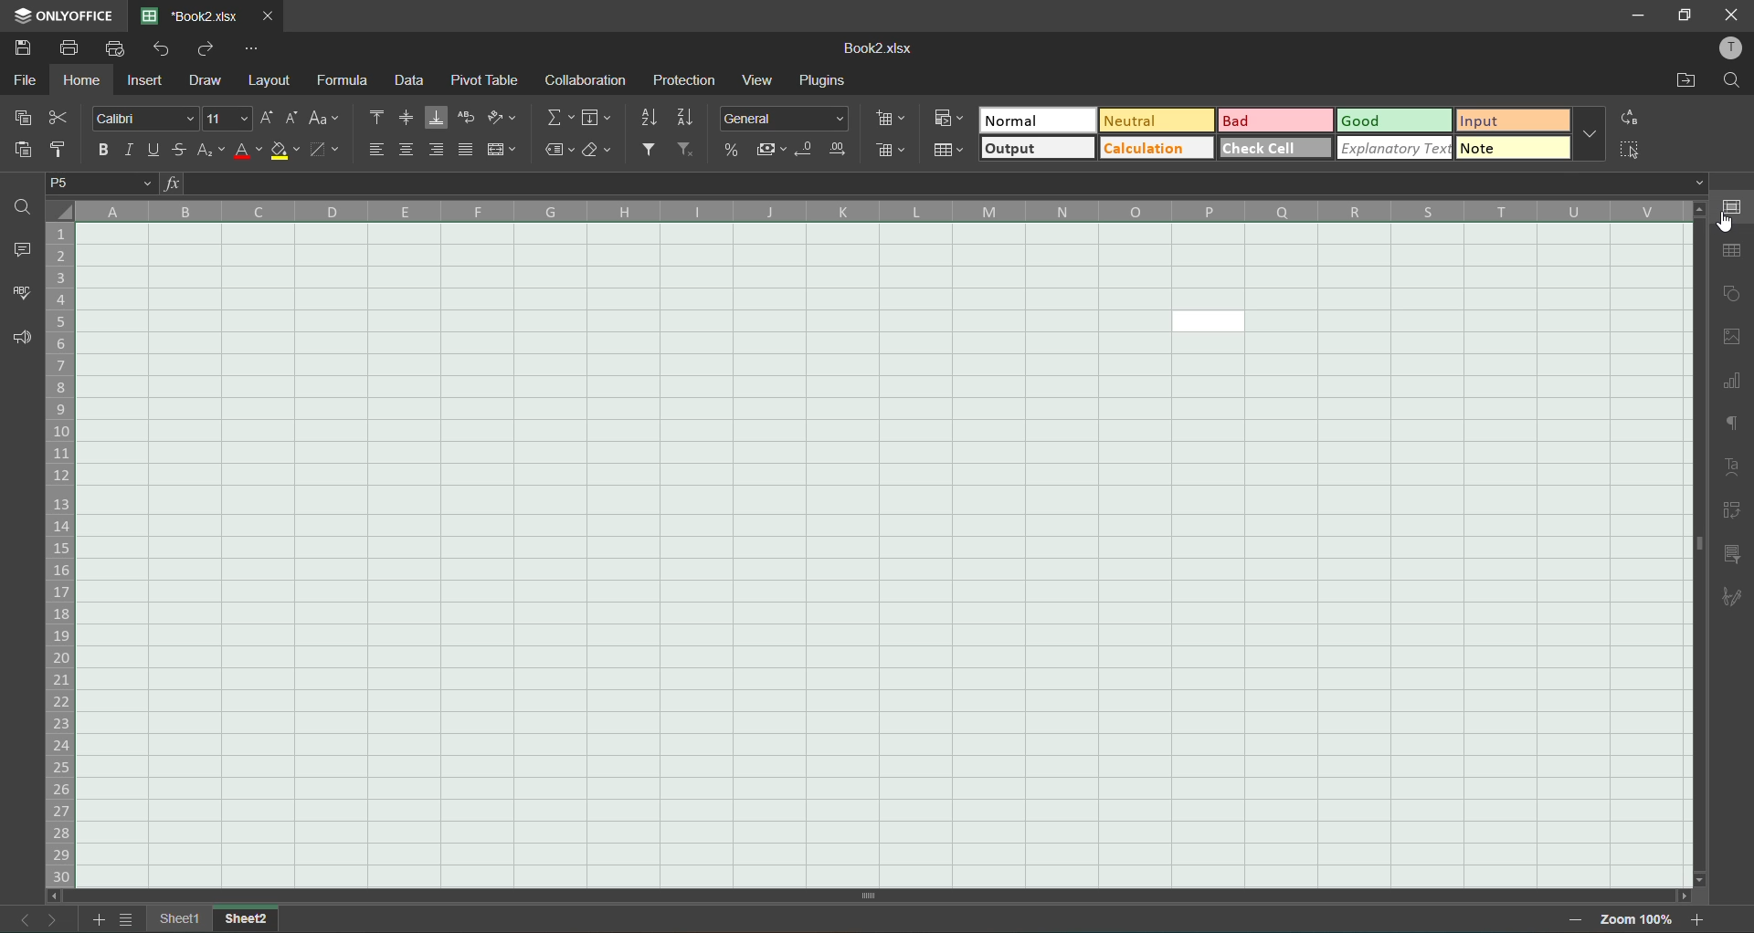  Describe the element at coordinates (21, 296) in the screenshot. I see `spellcheck` at that location.